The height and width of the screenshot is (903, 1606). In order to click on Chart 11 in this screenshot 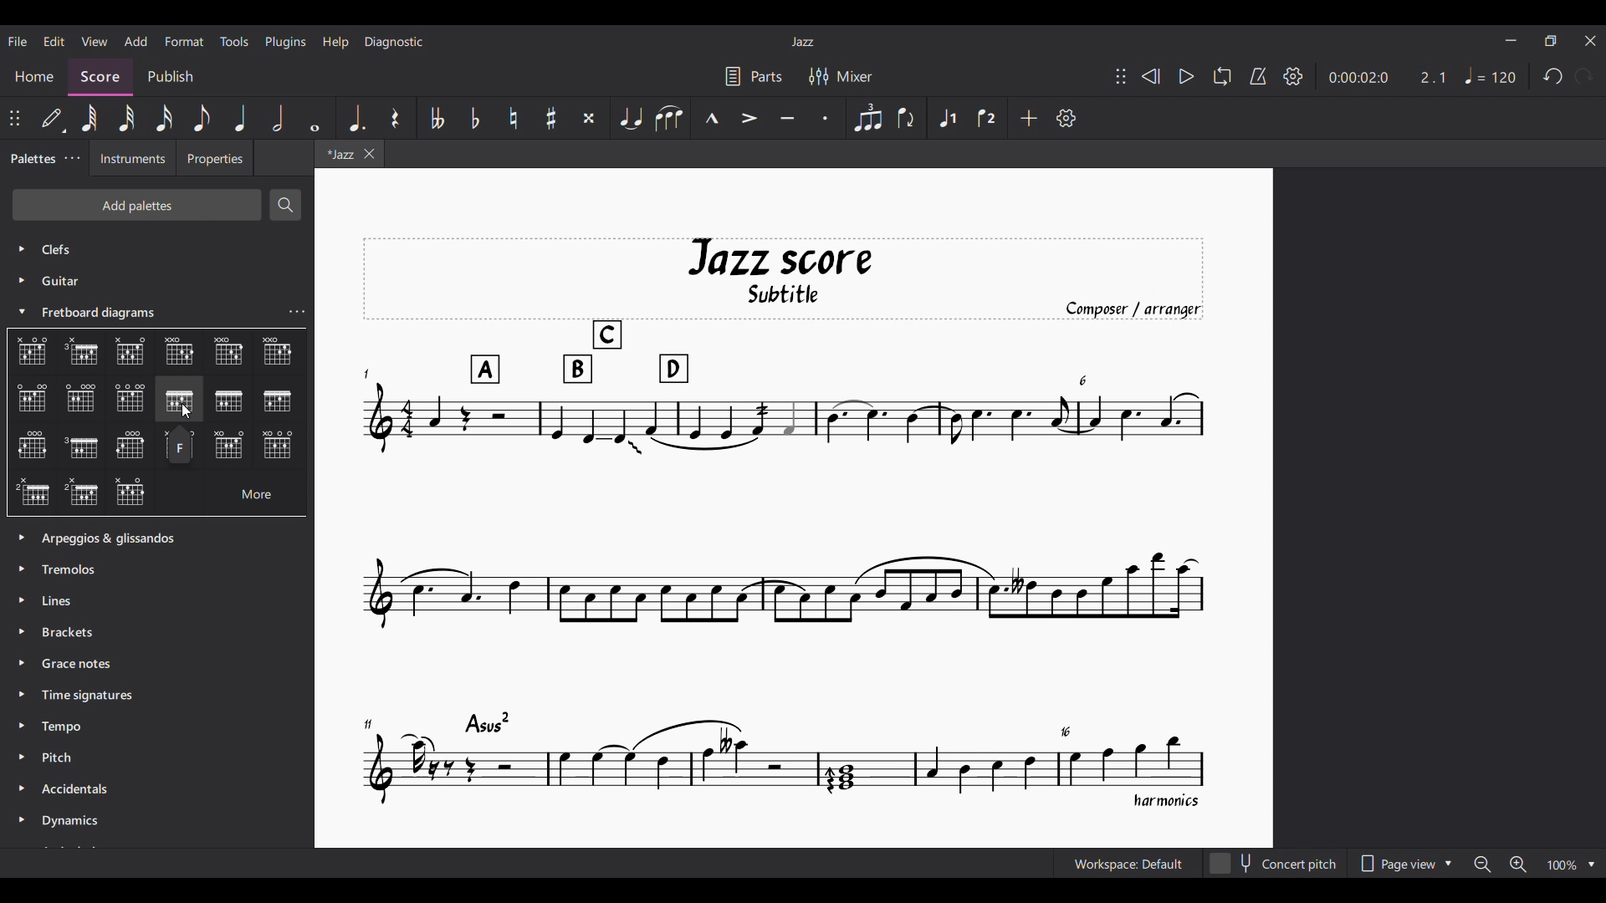, I will do `click(277, 402)`.